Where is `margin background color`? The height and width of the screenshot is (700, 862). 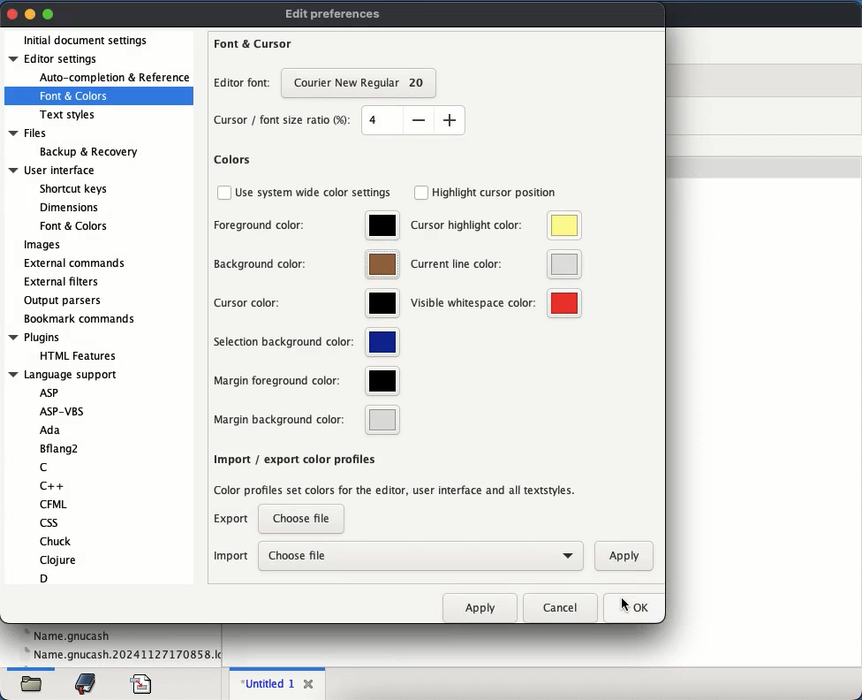 margin background color is located at coordinates (306, 422).